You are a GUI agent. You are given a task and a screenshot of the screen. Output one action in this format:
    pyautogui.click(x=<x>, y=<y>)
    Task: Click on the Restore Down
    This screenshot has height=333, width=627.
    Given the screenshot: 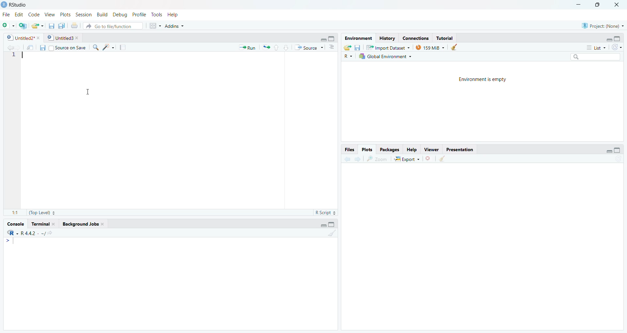 What is the action you would take?
    pyautogui.click(x=601, y=5)
    